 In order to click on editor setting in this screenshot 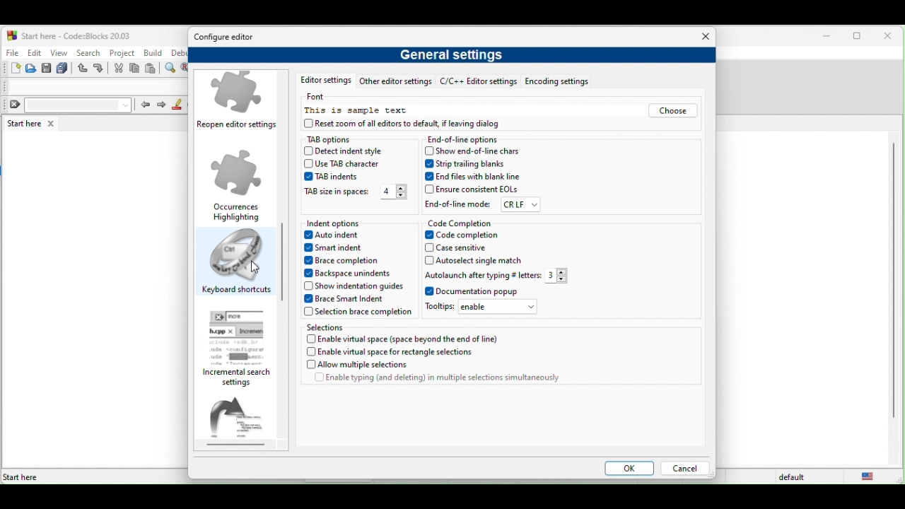, I will do `click(322, 81)`.